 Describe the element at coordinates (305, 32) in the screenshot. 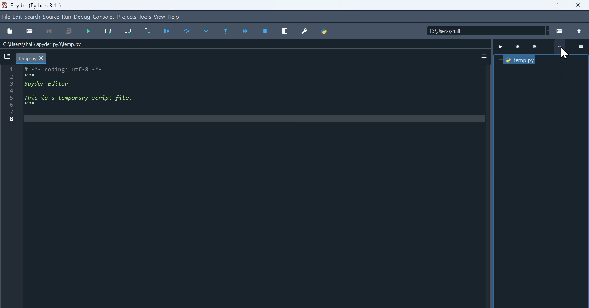

I see `Preferences` at that location.